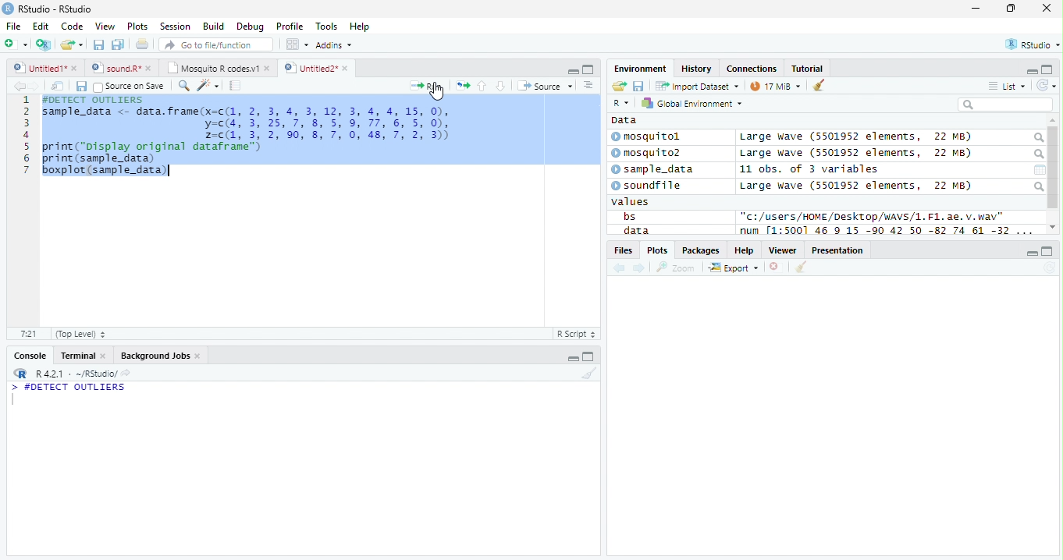 This screenshot has height=560, width=1063. I want to click on clear workspace, so click(588, 374).